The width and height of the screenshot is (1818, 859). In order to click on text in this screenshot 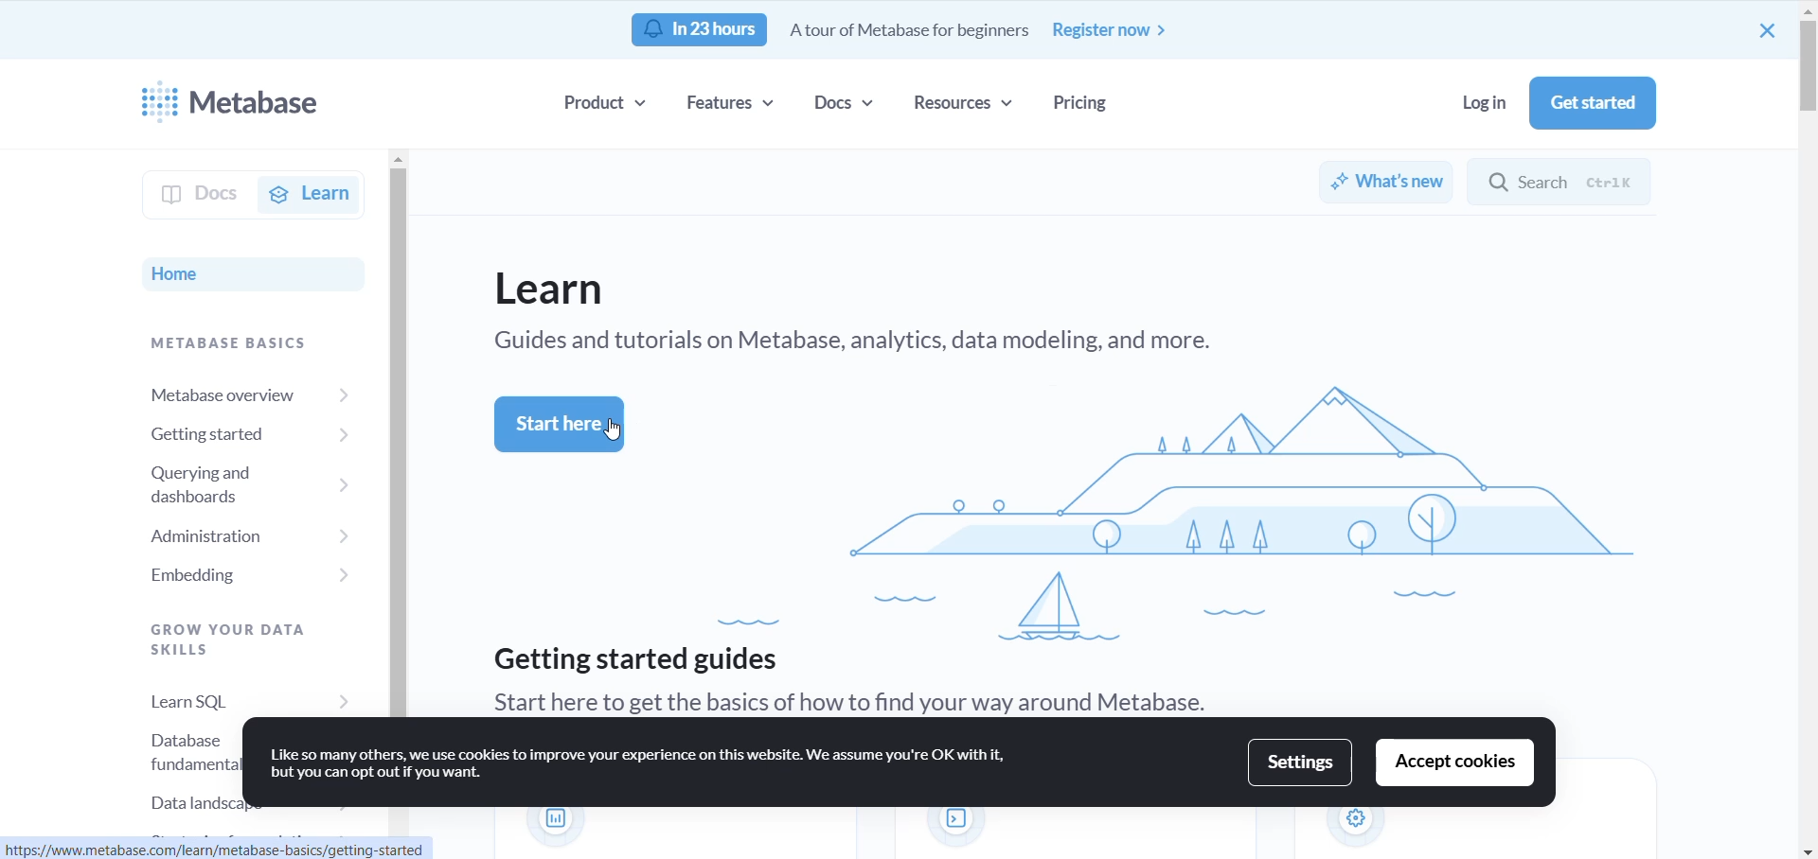, I will do `click(867, 700)`.